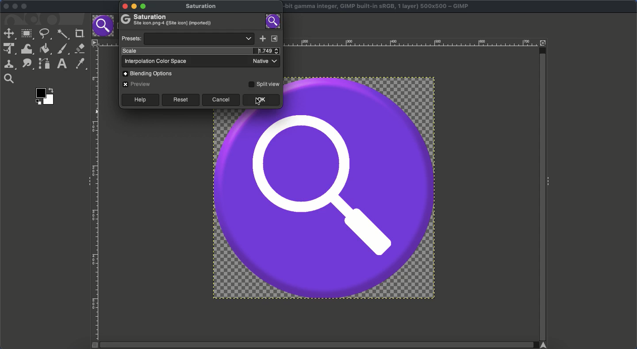 The height and width of the screenshot is (349, 637). I want to click on Saturation, so click(167, 20).